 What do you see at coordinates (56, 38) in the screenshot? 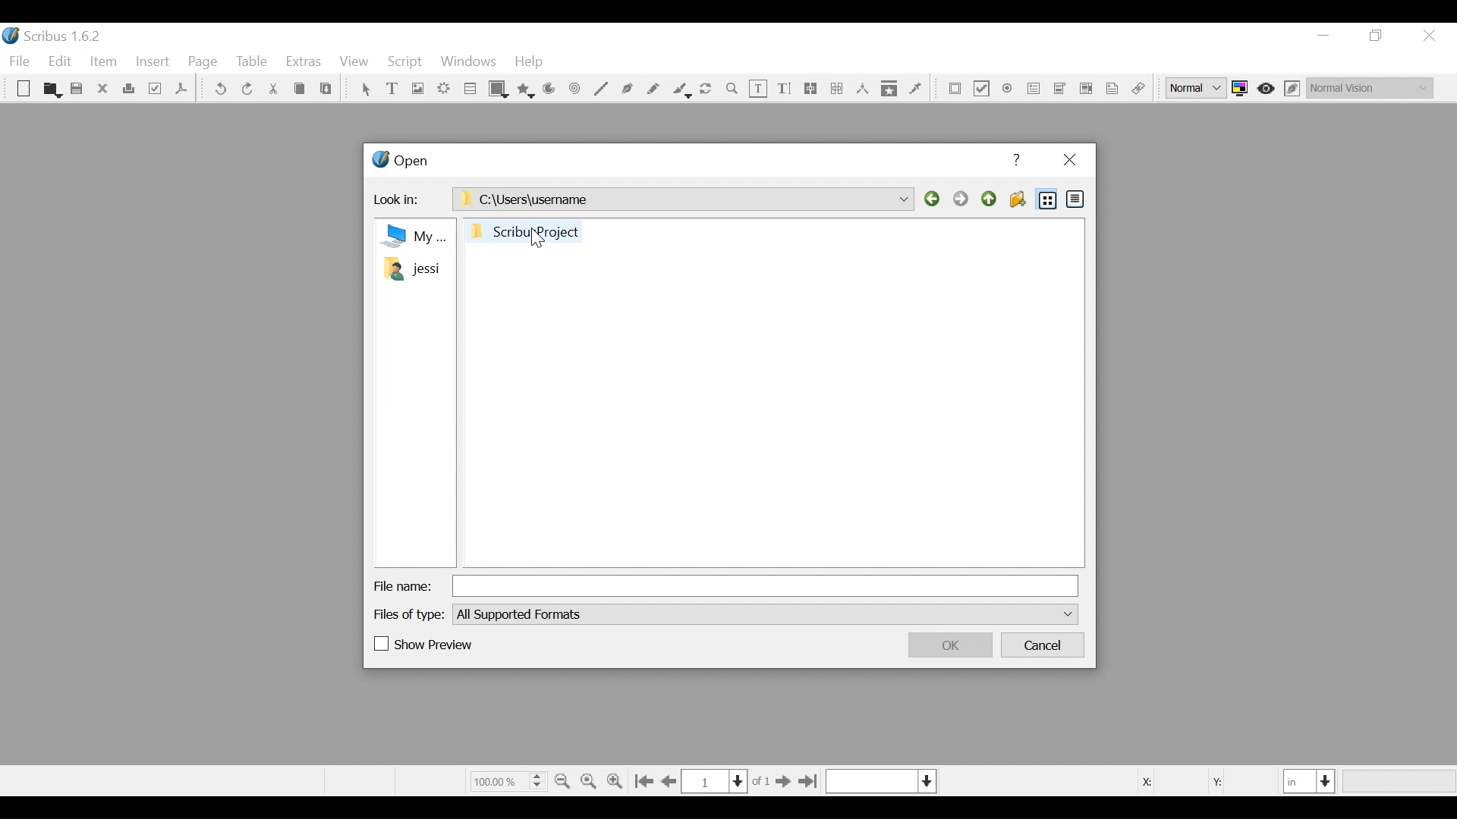
I see `Scribus Desktop Icon` at bounding box center [56, 38].